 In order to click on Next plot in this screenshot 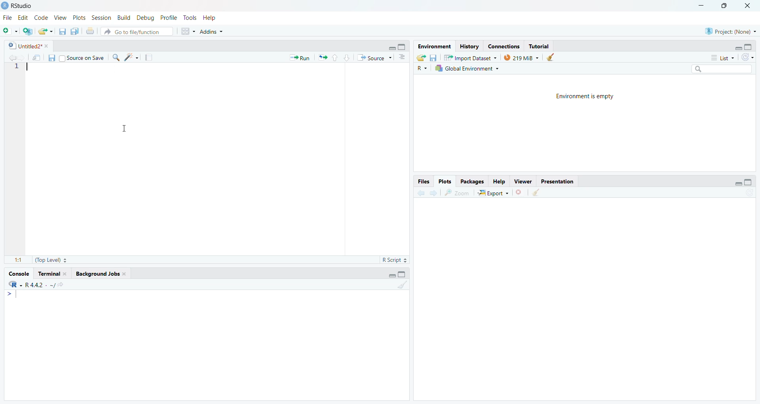, I will do `click(435, 192)`.